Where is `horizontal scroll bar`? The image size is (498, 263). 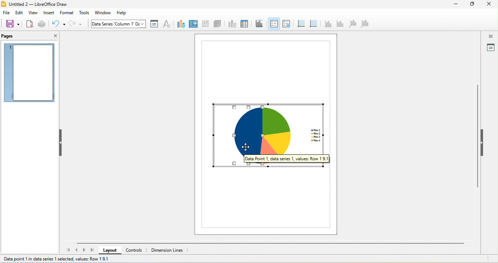 horizontal scroll bar is located at coordinates (269, 243).